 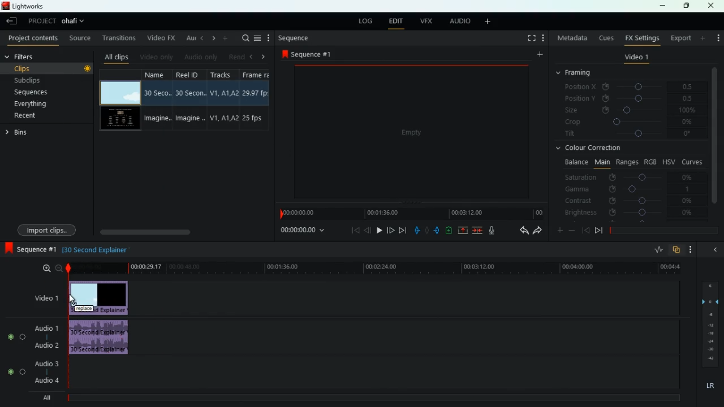 I want to click on left, so click(x=253, y=57).